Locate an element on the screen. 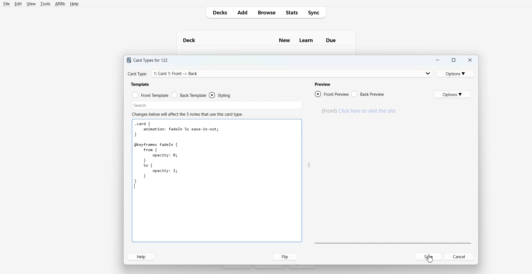 Image resolution: width=532 pixels, height=274 pixels. Options is located at coordinates (453, 94).